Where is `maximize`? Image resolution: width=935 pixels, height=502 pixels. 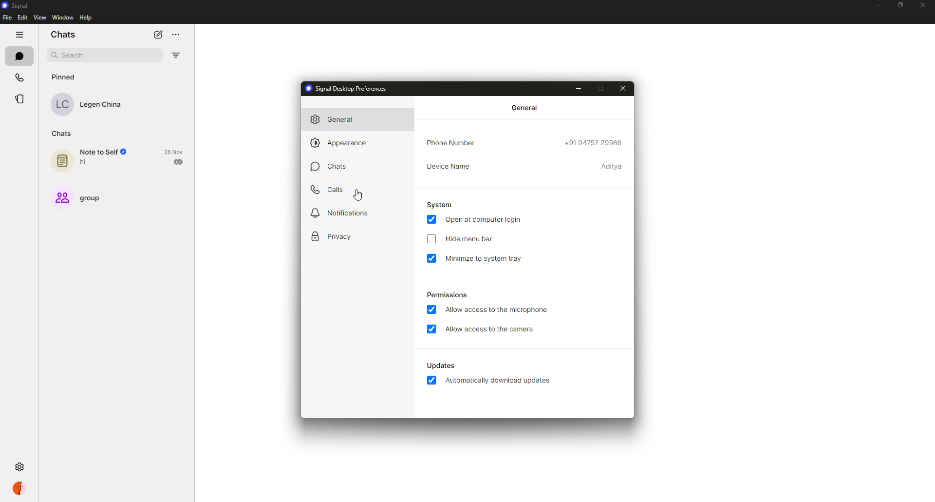
maximize is located at coordinates (602, 89).